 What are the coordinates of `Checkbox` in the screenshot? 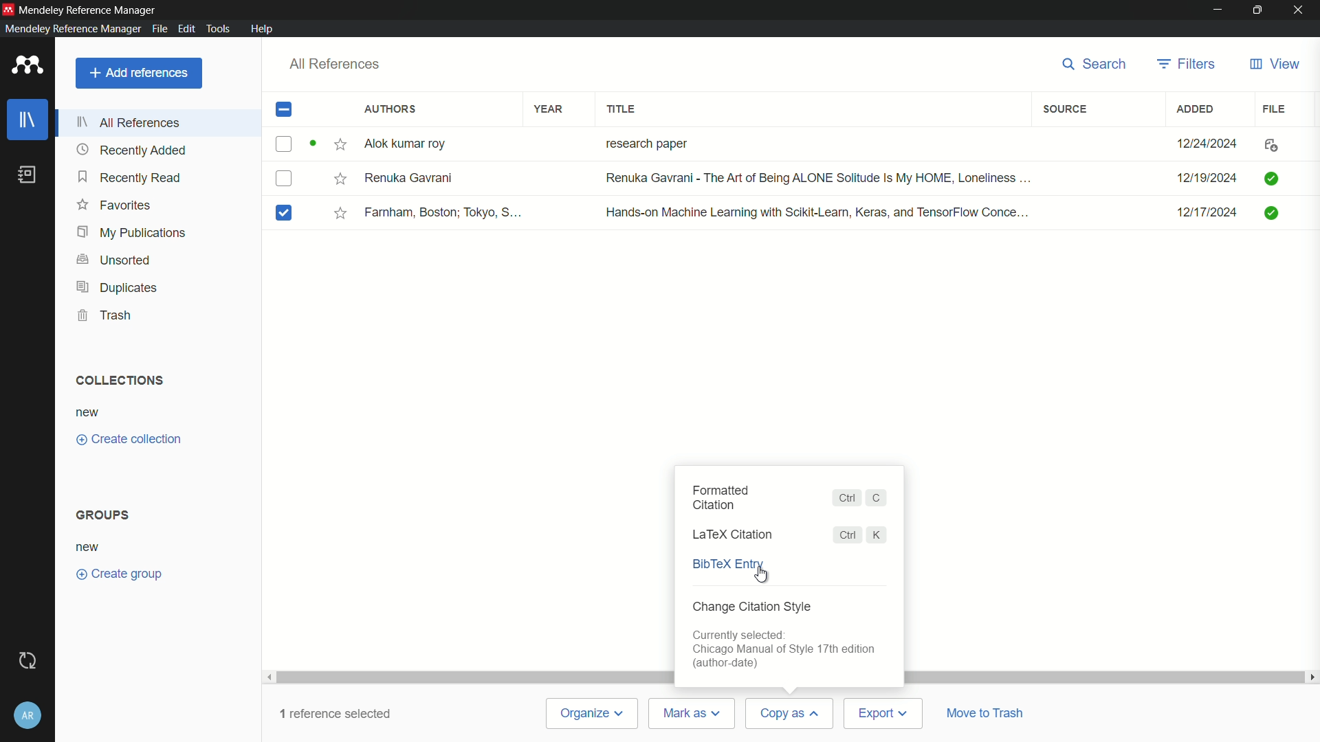 It's located at (288, 180).